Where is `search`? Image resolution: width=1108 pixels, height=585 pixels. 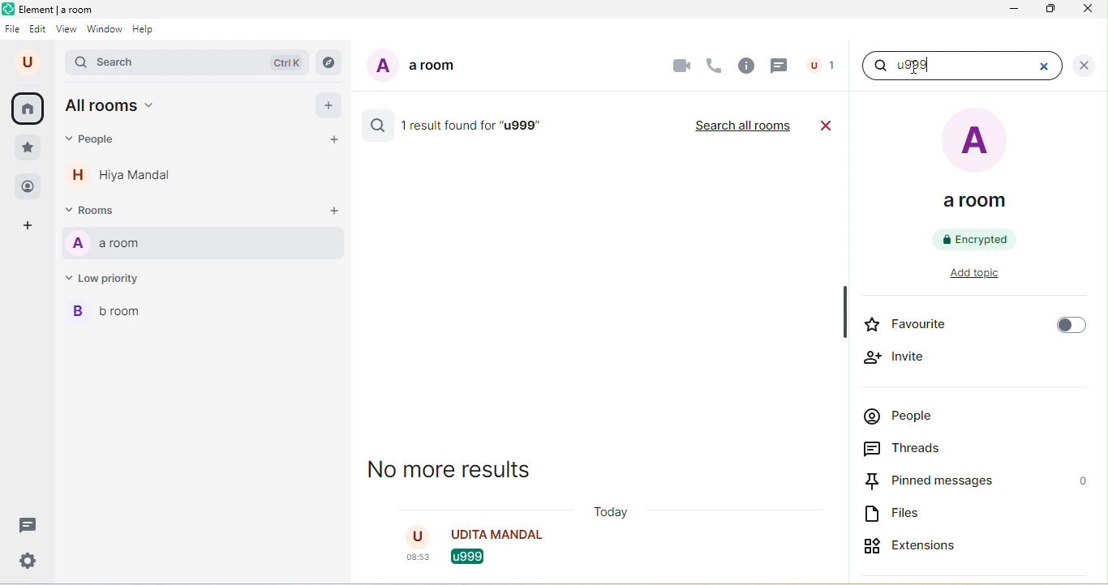
search is located at coordinates (376, 127).